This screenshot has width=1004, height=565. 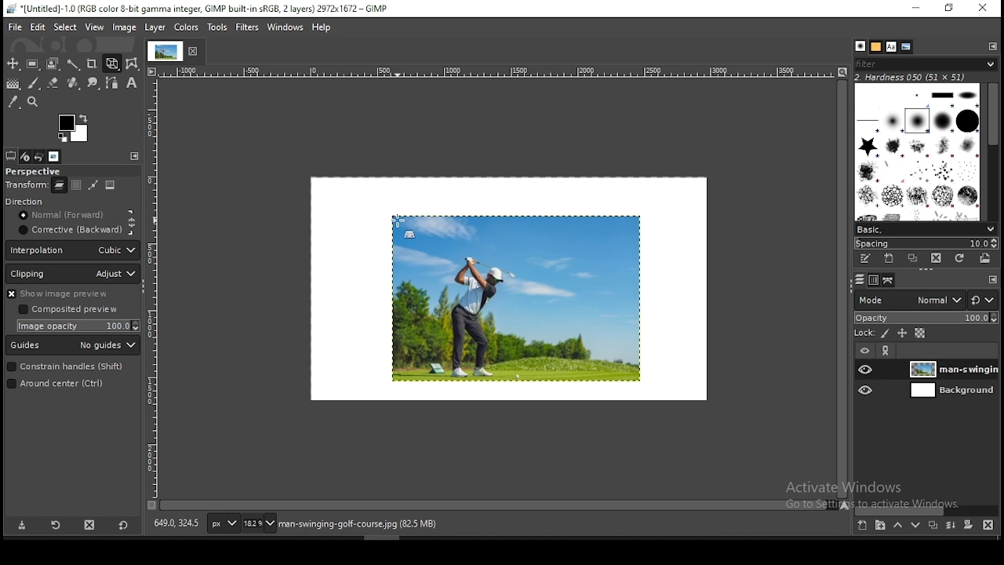 I want to click on undo history, so click(x=40, y=156).